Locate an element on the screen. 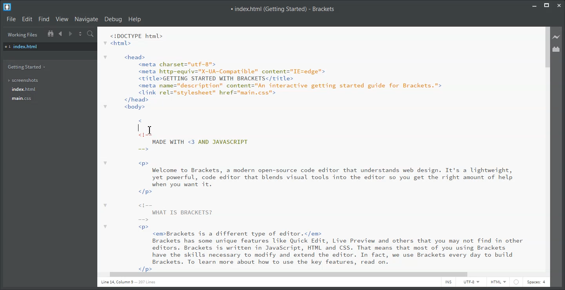 The height and width of the screenshot is (290, 565). Live Preview is located at coordinates (558, 37).